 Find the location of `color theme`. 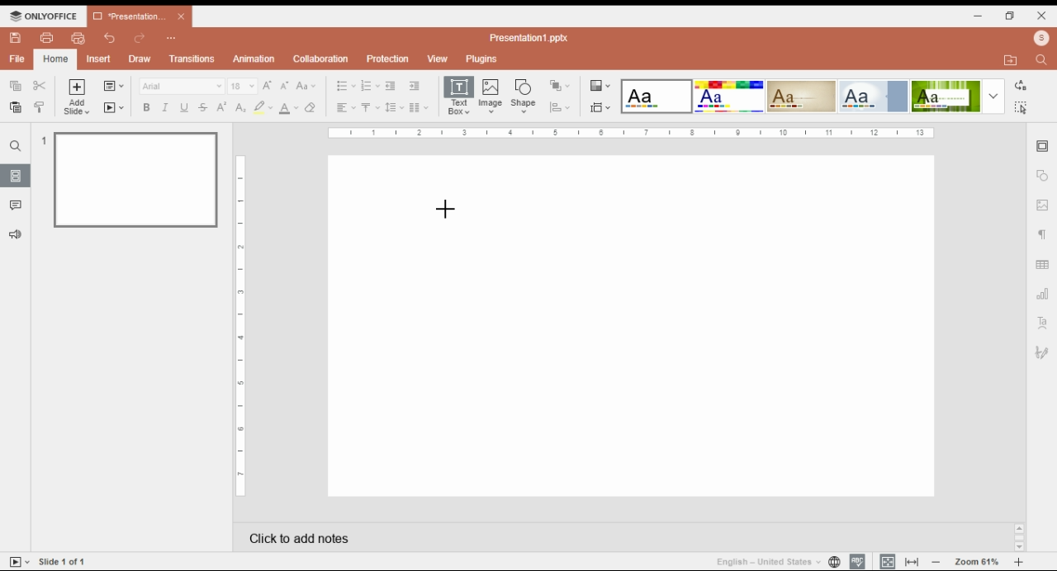

color theme is located at coordinates (802, 96).